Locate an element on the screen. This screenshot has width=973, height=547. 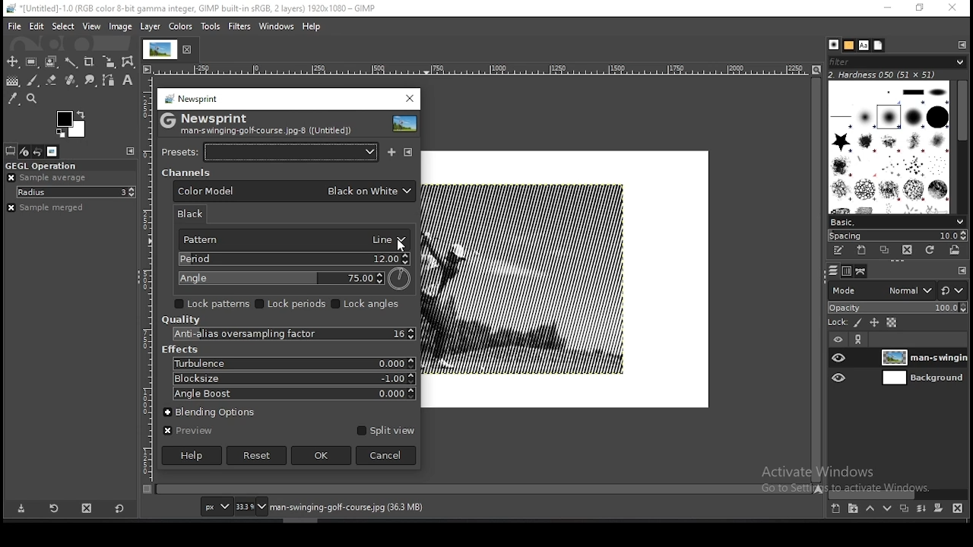
effect preview is located at coordinates (407, 125).